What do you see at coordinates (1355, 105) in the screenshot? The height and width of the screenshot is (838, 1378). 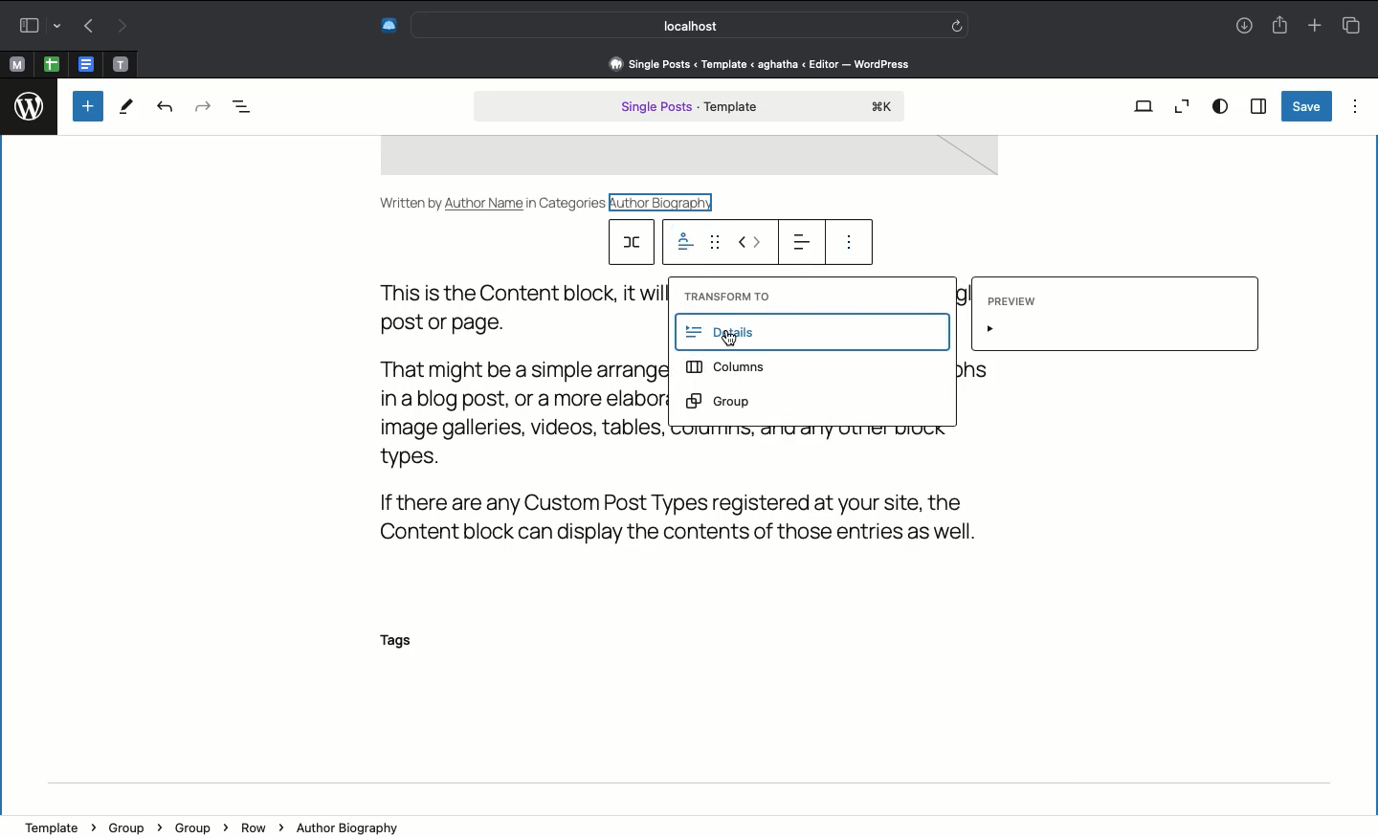 I see `Options` at bounding box center [1355, 105].